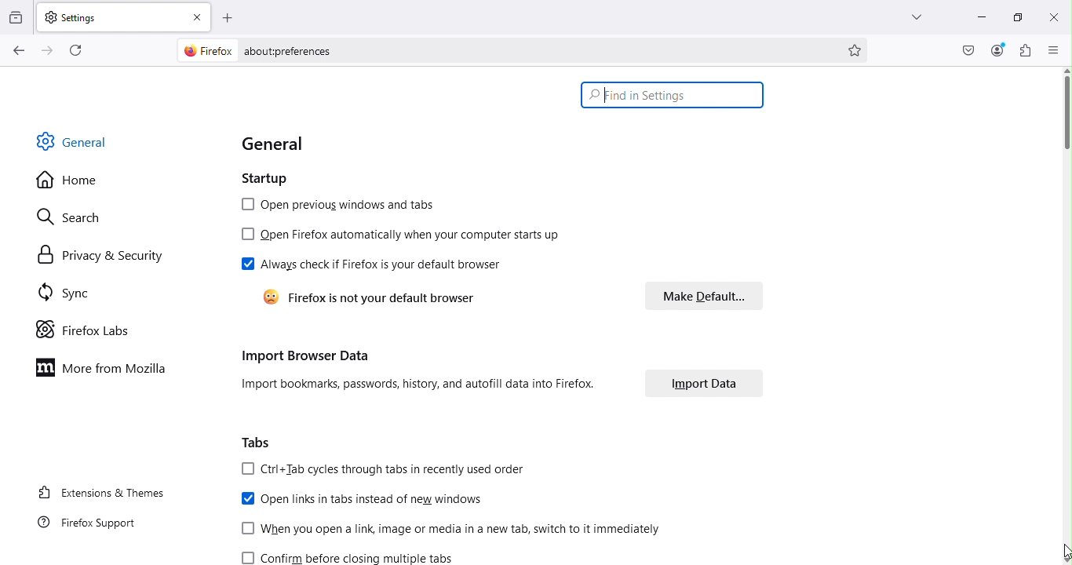  Describe the element at coordinates (909, 15) in the screenshot. I see `List all tabs` at that location.